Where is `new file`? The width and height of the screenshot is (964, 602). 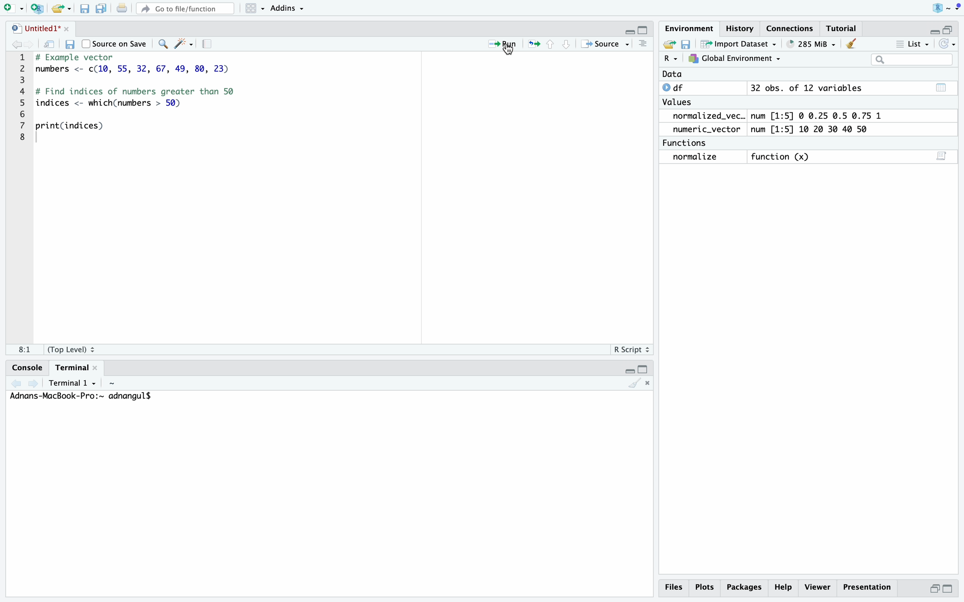
new file is located at coordinates (12, 8).